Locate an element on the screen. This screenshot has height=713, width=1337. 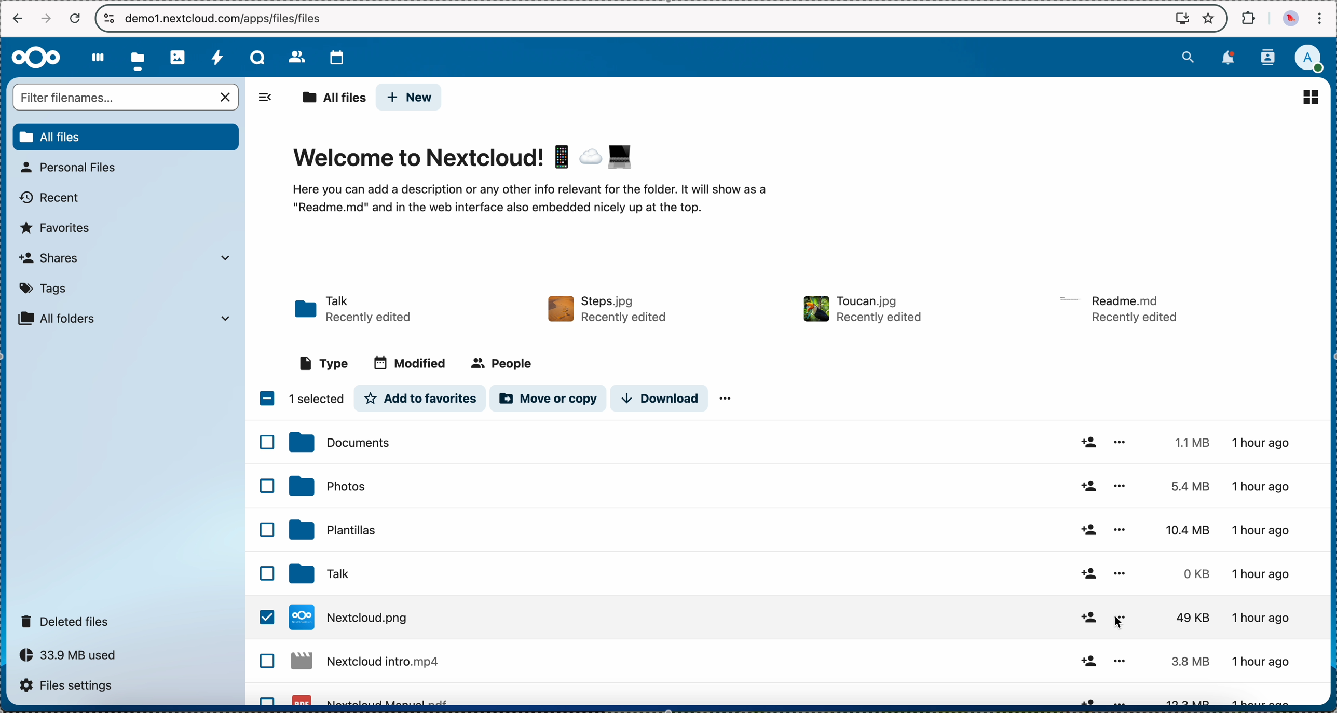
1 item selected is located at coordinates (303, 399).